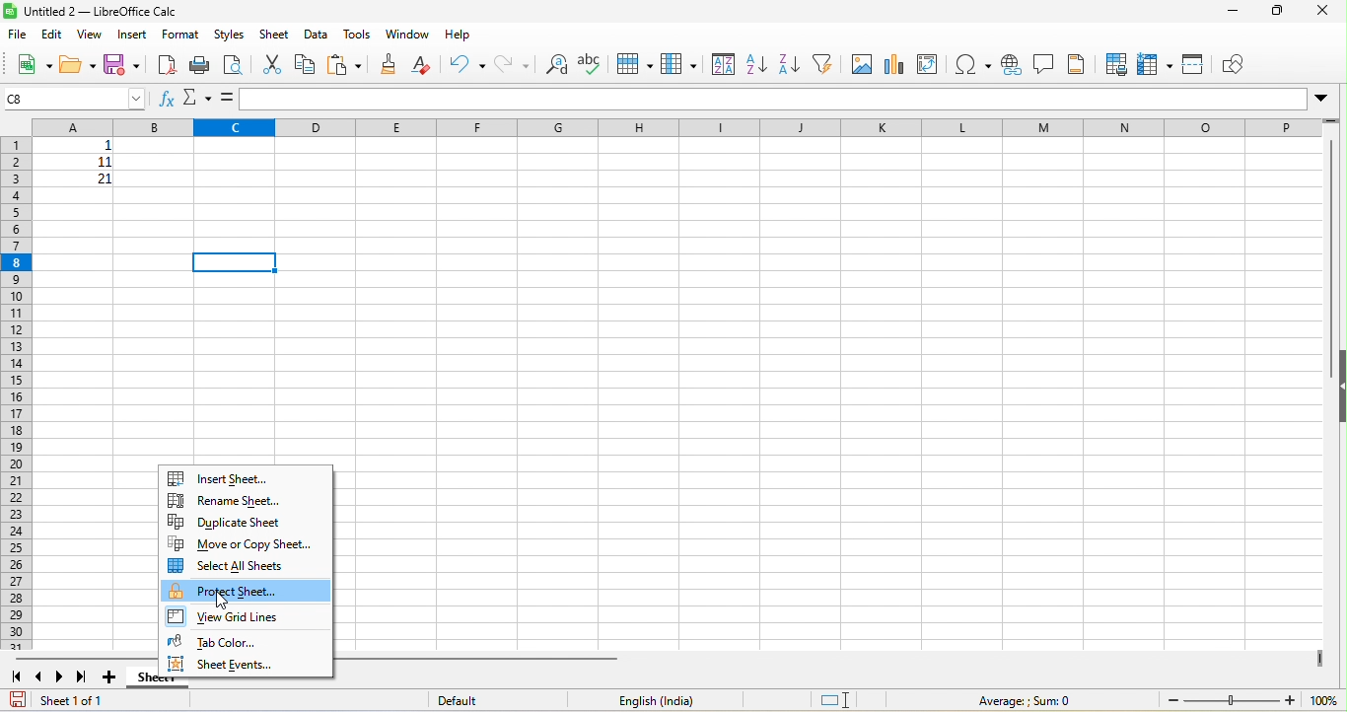 The image size is (1347, 712). What do you see at coordinates (723, 63) in the screenshot?
I see `sort` at bounding box center [723, 63].